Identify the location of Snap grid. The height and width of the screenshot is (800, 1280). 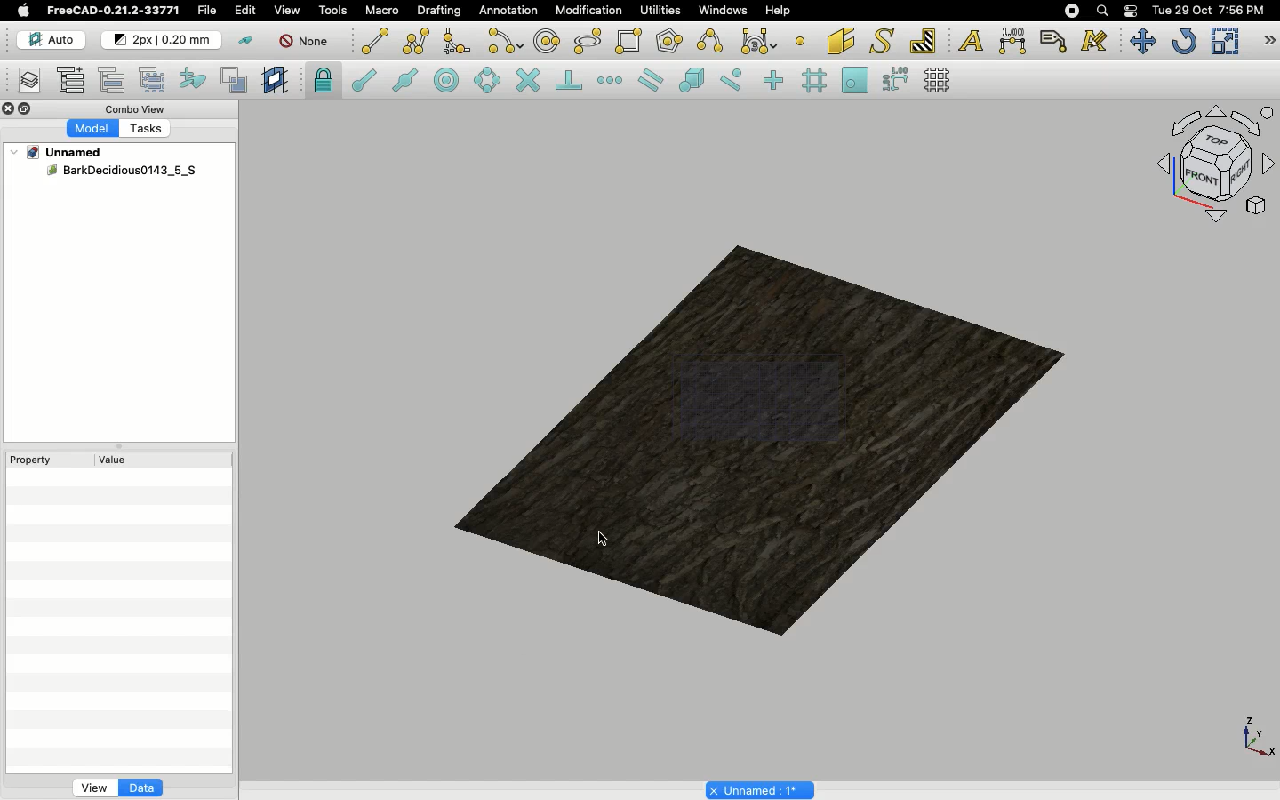
(816, 81).